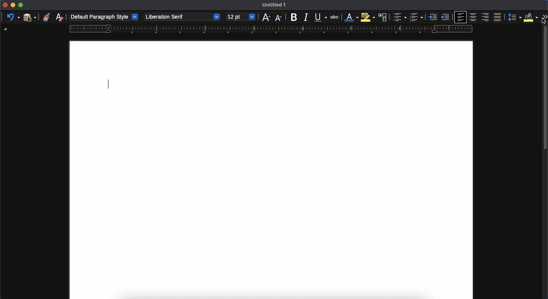 The image size is (548, 299). Describe the element at coordinates (241, 17) in the screenshot. I see `12 pt - size` at that location.